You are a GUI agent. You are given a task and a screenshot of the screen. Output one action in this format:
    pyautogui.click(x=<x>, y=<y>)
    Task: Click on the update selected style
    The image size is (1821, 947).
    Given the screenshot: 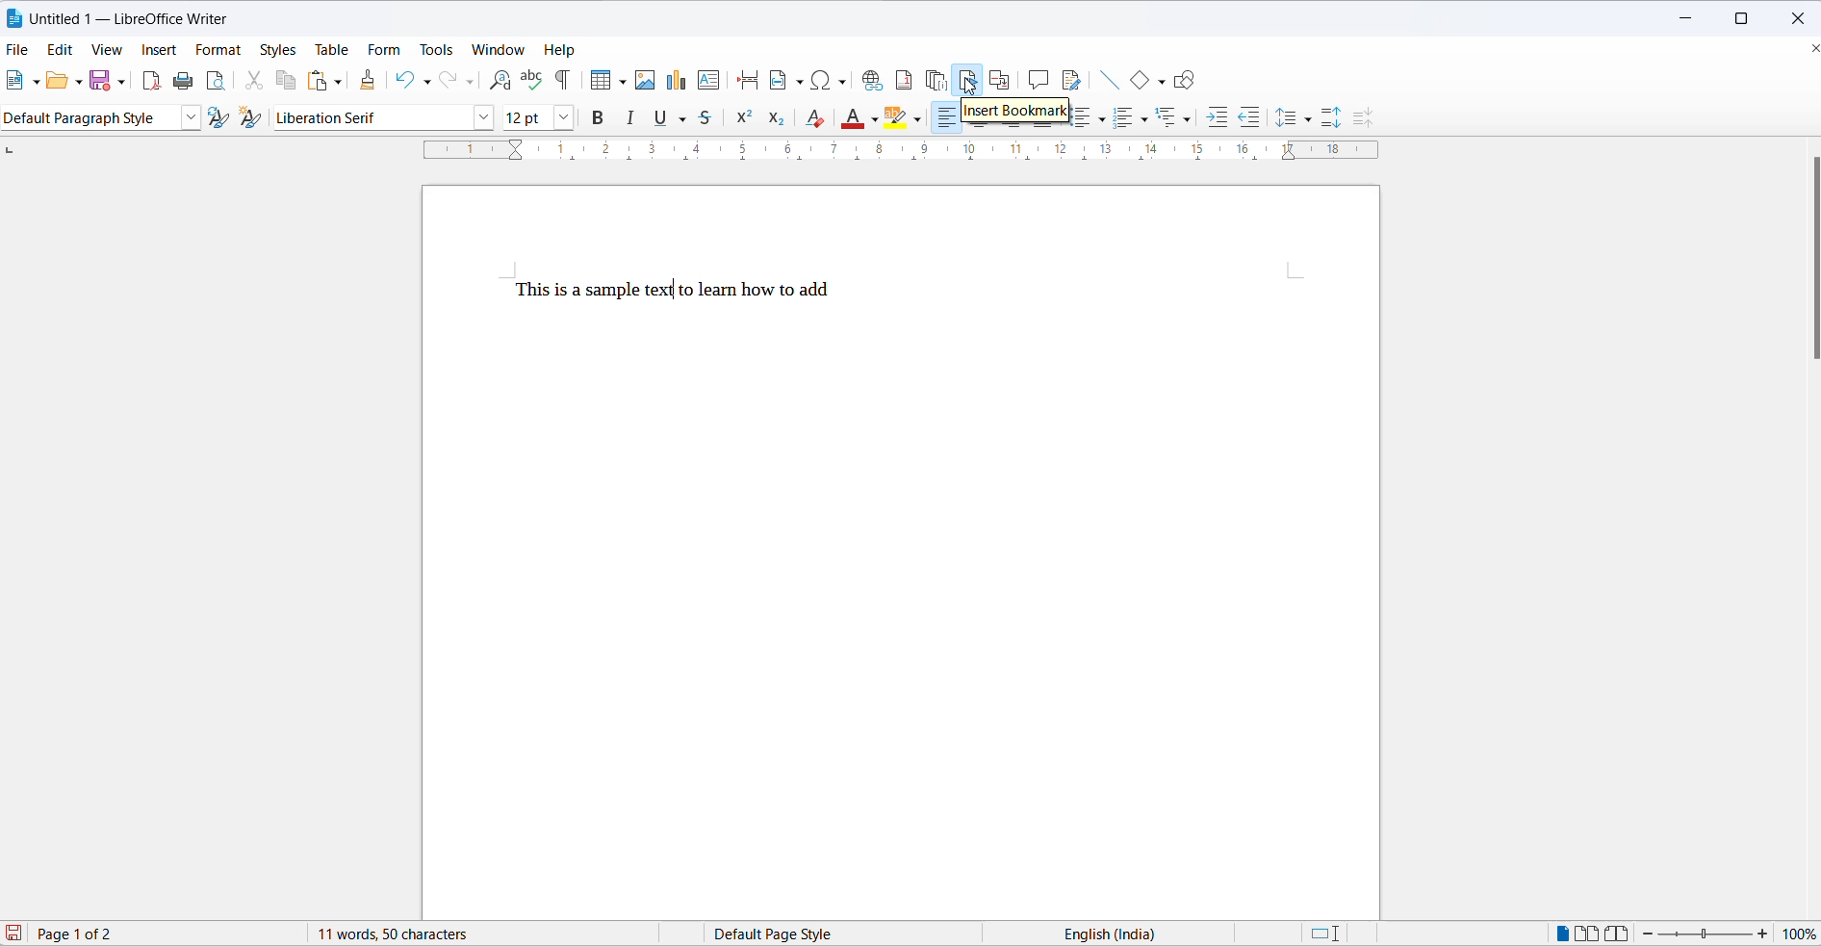 What is the action you would take?
    pyautogui.click(x=217, y=117)
    